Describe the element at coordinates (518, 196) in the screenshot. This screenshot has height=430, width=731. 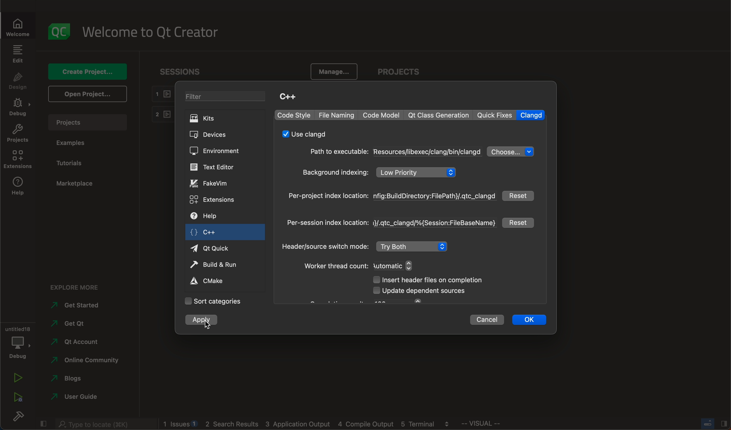
I see `reset` at that location.